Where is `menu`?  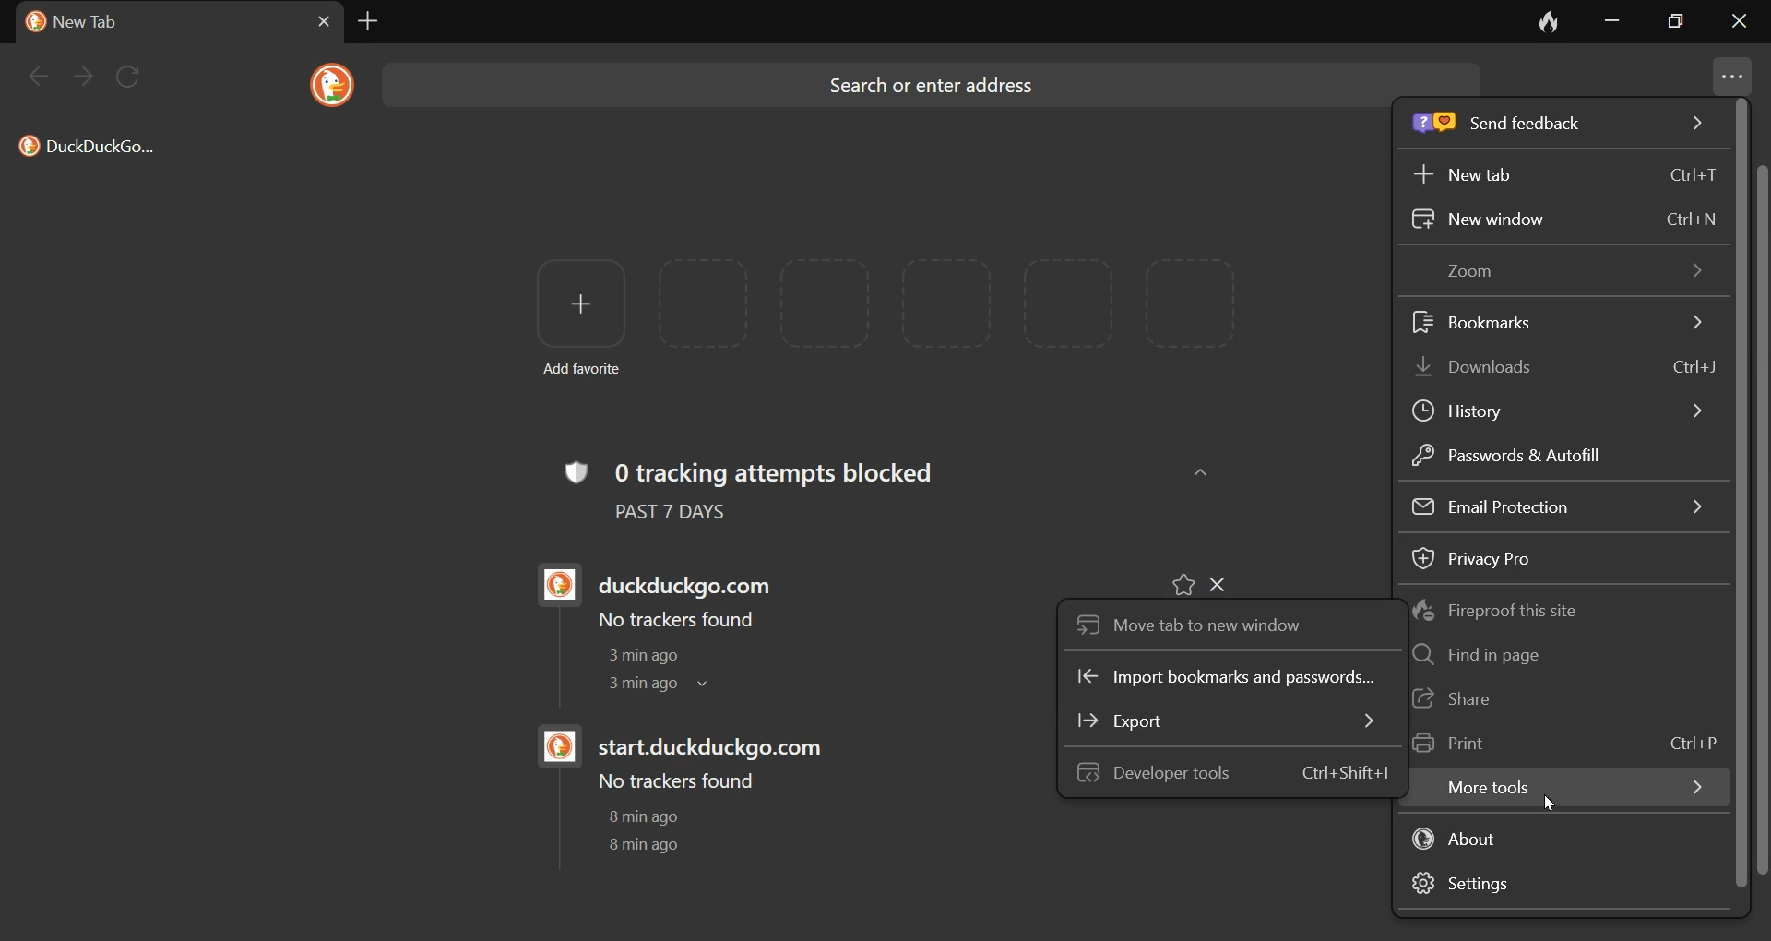
menu is located at coordinates (1731, 73).